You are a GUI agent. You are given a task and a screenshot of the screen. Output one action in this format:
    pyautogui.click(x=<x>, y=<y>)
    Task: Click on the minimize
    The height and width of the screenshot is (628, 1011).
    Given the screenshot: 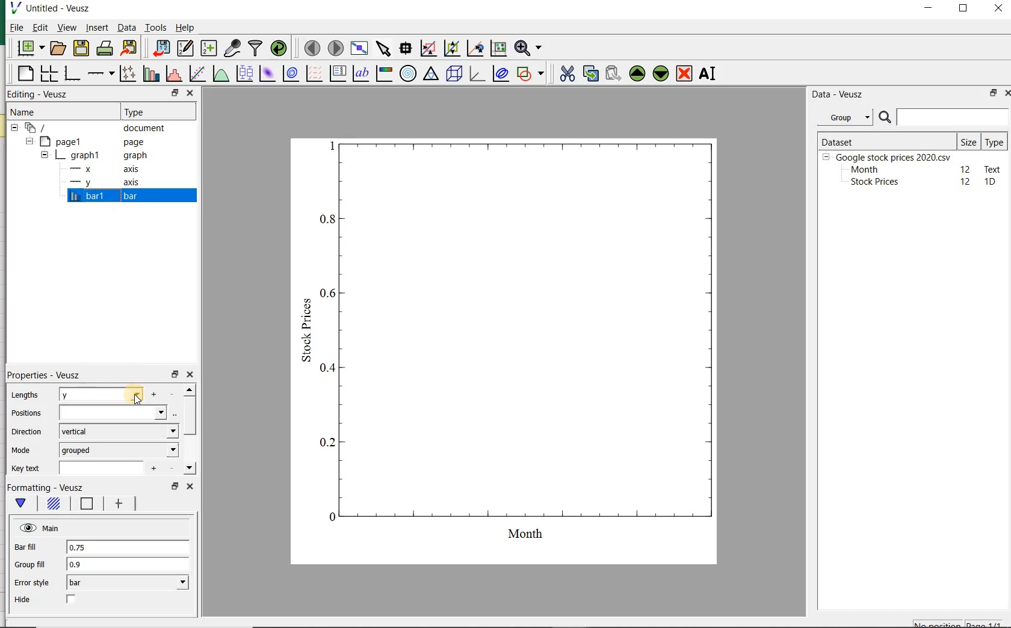 What is the action you would take?
    pyautogui.click(x=929, y=9)
    